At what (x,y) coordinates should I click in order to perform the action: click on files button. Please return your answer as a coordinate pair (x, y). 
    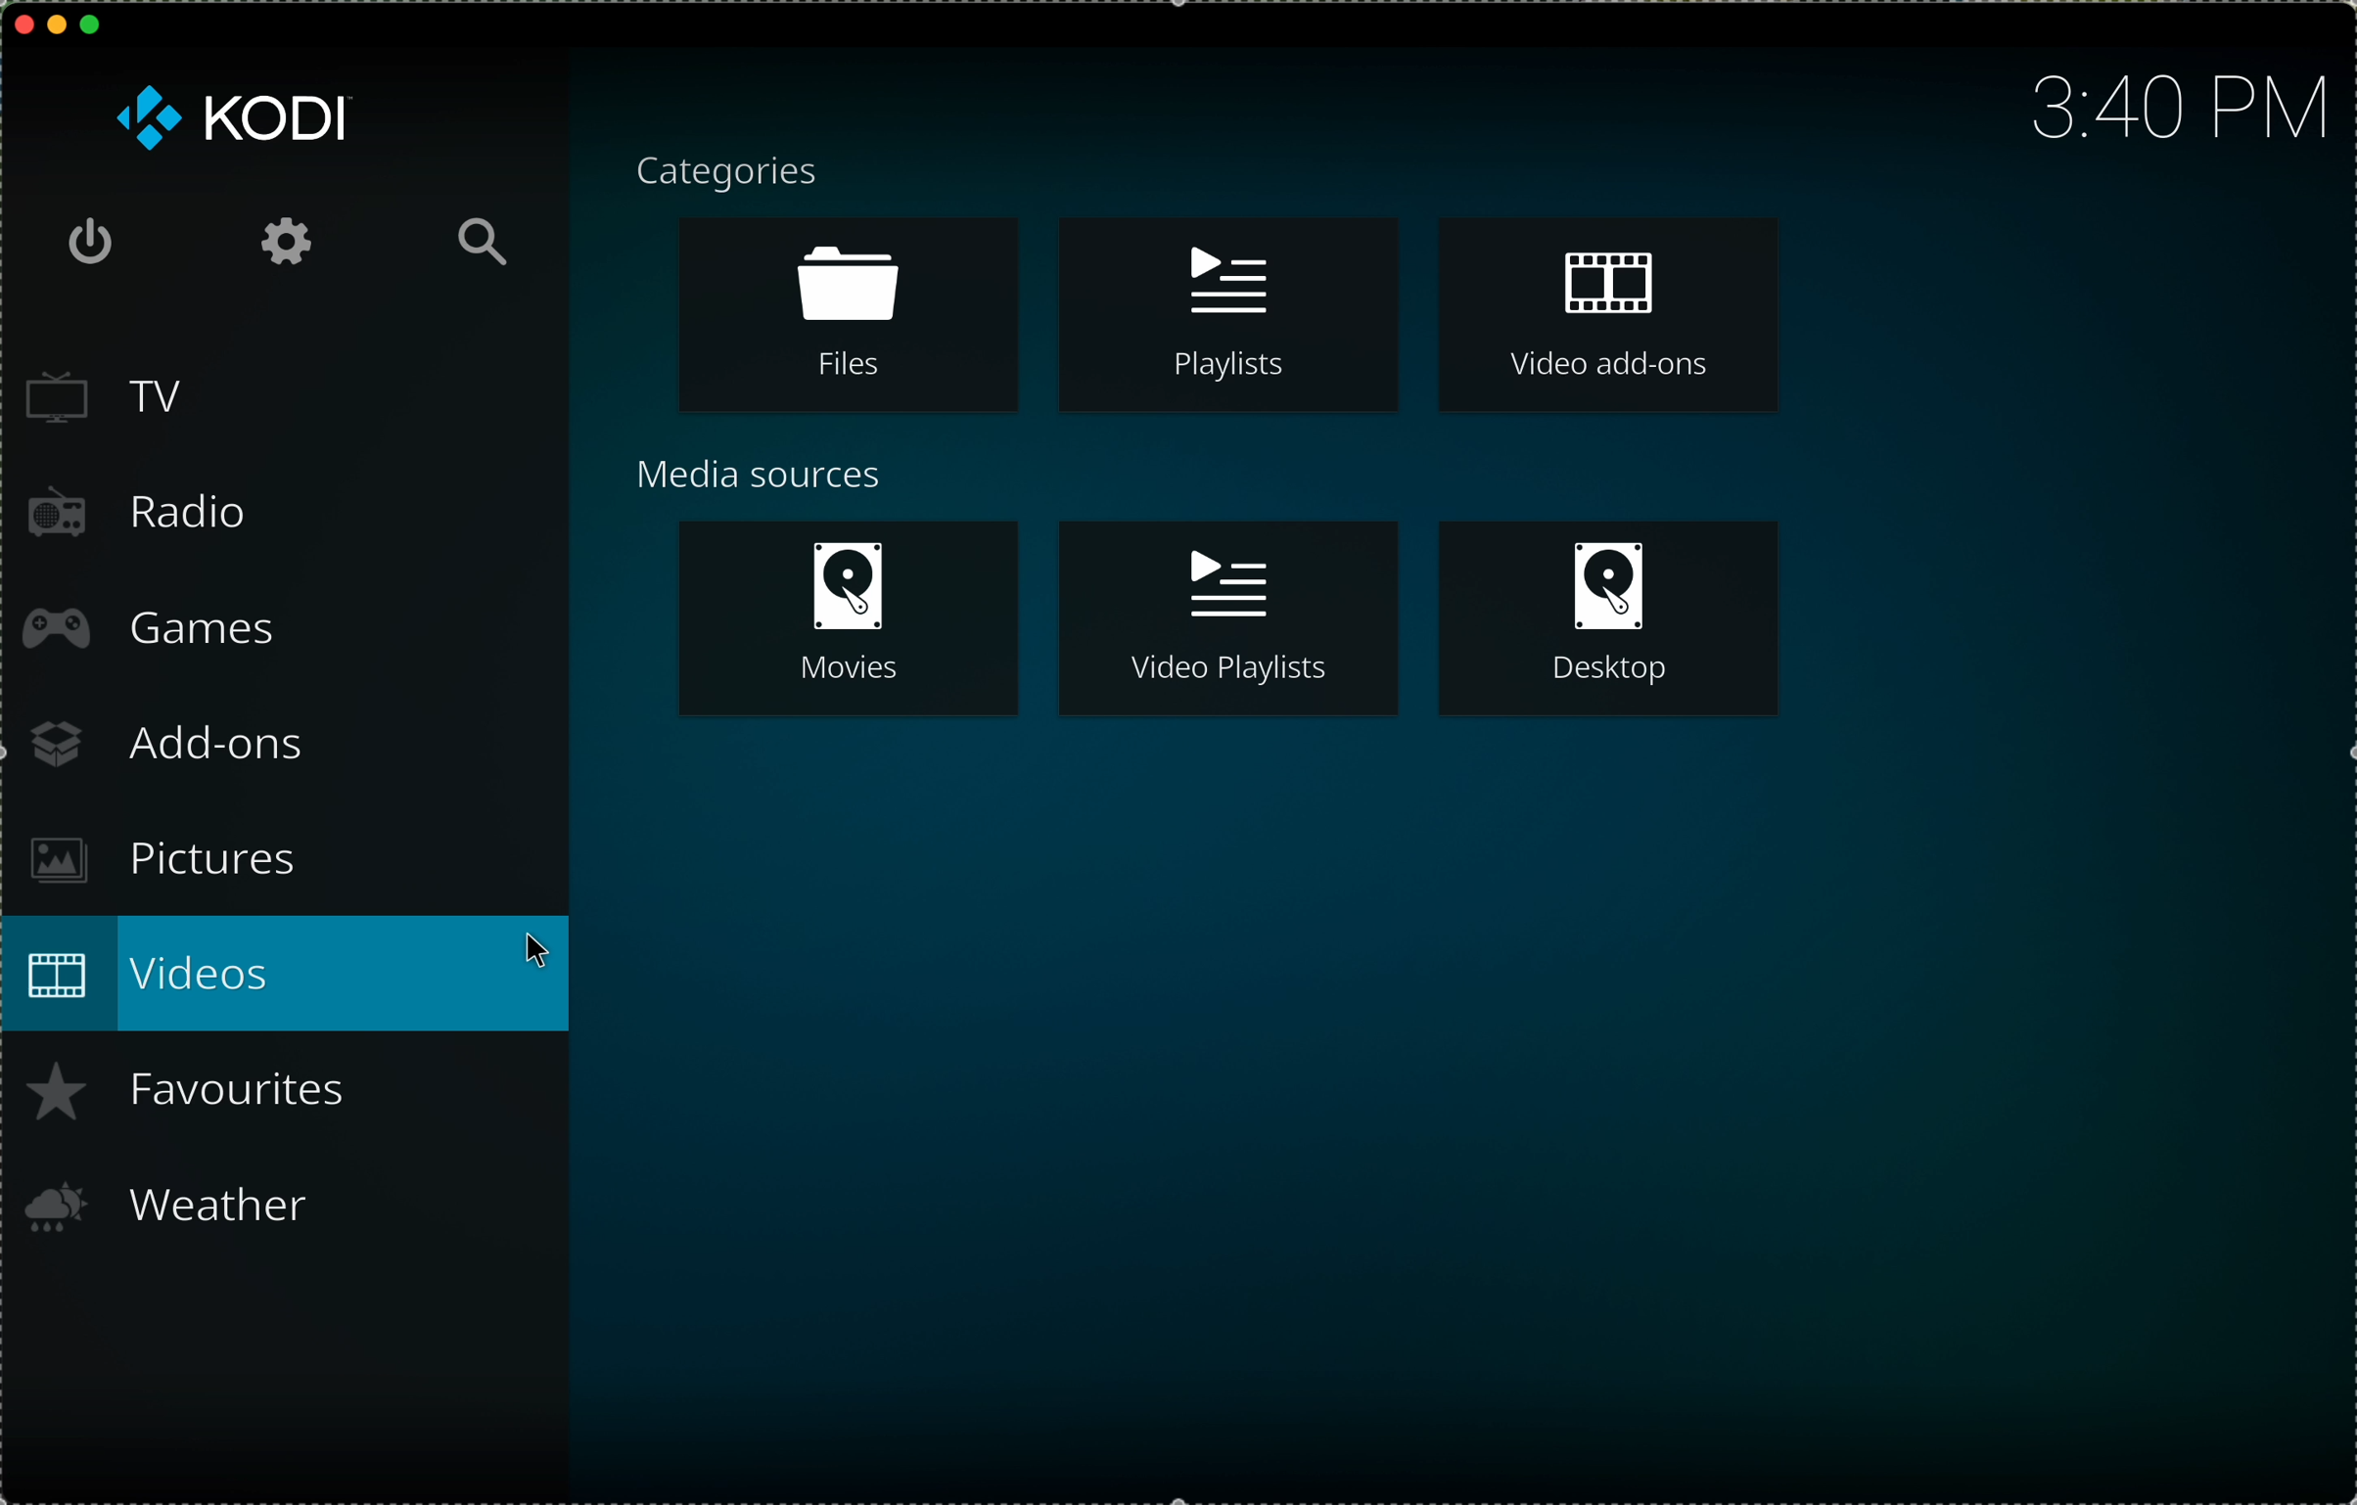
    Looking at the image, I should click on (843, 315).